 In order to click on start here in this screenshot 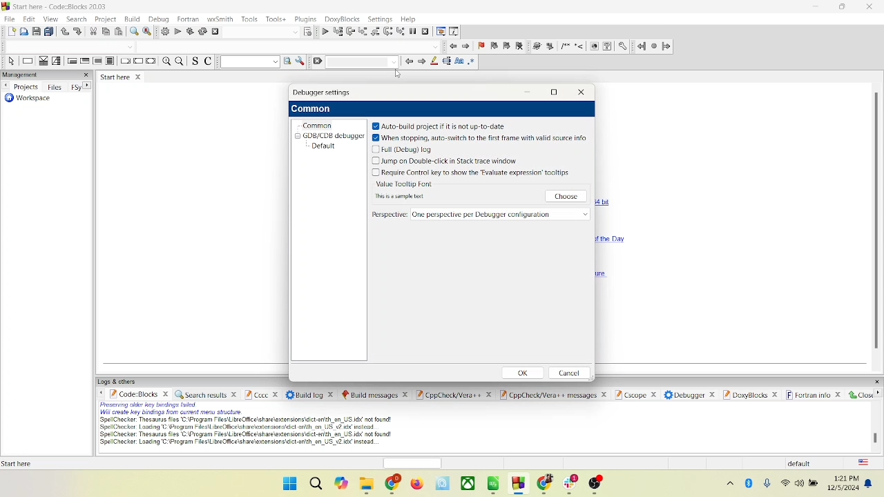, I will do `click(122, 77)`.